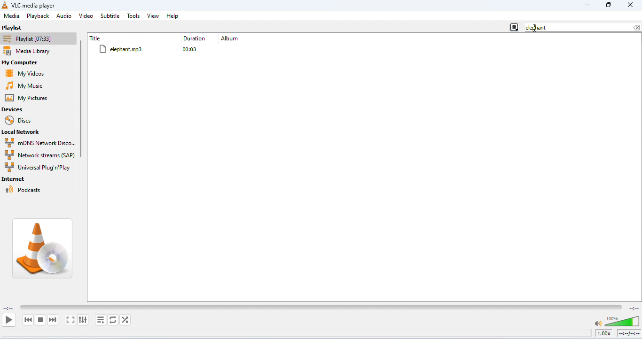 The image size is (642, 339). I want to click on help, so click(173, 16).